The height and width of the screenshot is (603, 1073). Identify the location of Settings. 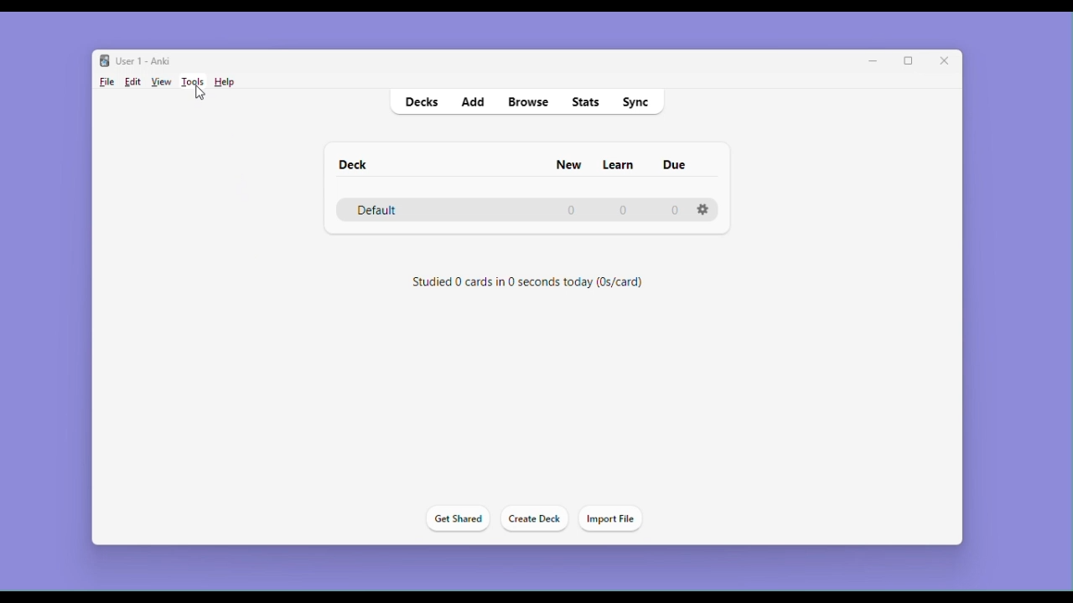
(704, 209).